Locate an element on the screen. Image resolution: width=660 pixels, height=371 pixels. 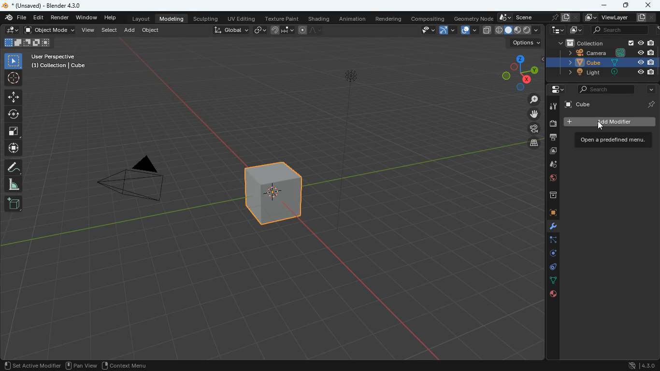
angle is located at coordinates (14, 185).